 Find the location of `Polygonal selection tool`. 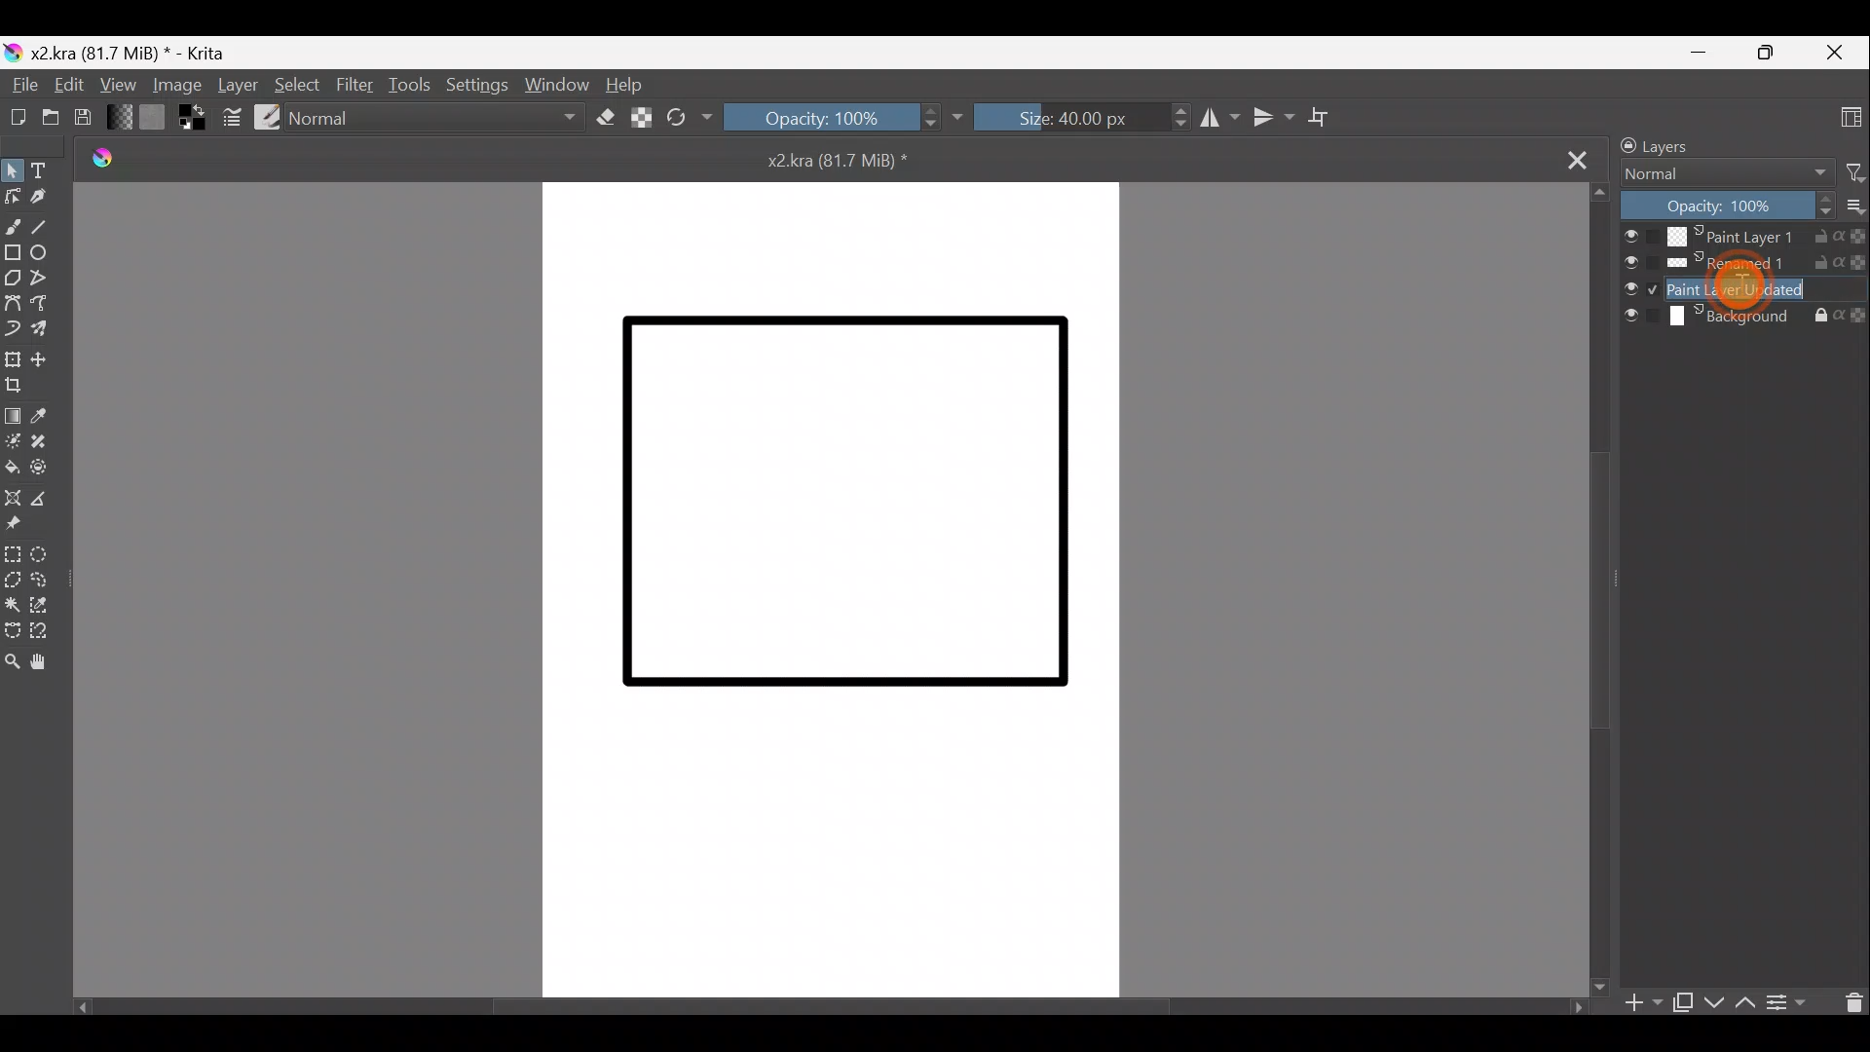

Polygonal selection tool is located at coordinates (12, 577).